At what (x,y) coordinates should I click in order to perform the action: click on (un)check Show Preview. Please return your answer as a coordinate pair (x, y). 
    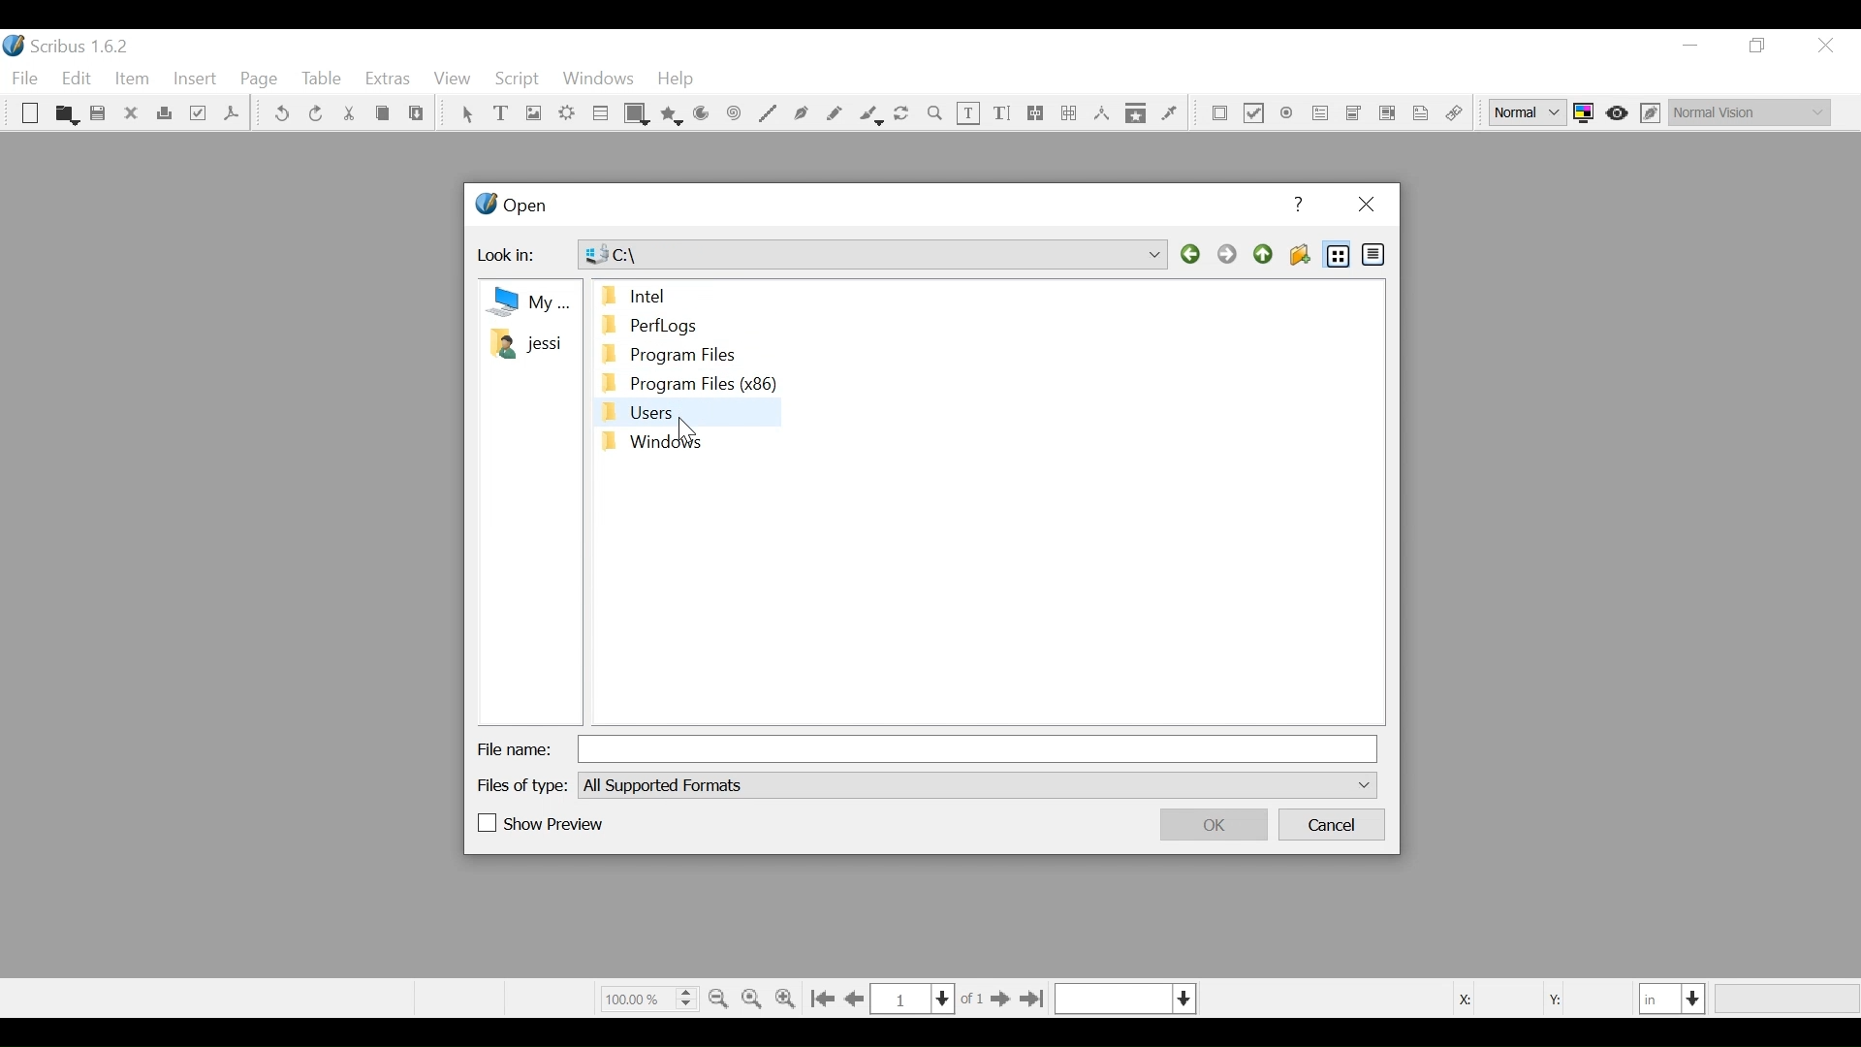
    Looking at the image, I should click on (542, 825).